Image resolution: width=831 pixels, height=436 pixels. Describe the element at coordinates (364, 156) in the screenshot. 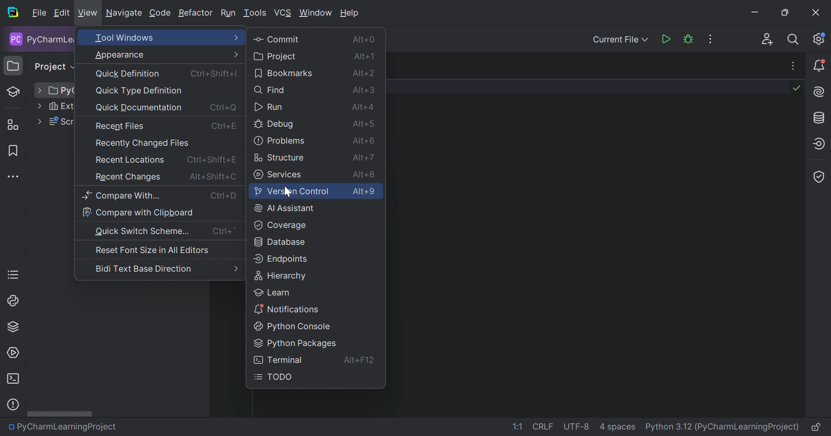

I see `Alt+7` at that location.